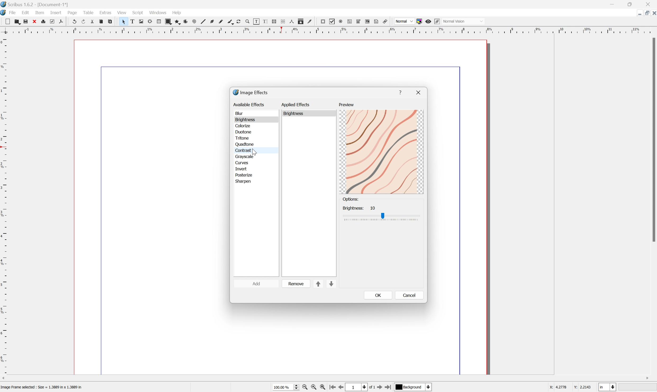 This screenshot has height=392, width=657. Describe the element at coordinates (333, 22) in the screenshot. I see `PDF checkbox` at that location.